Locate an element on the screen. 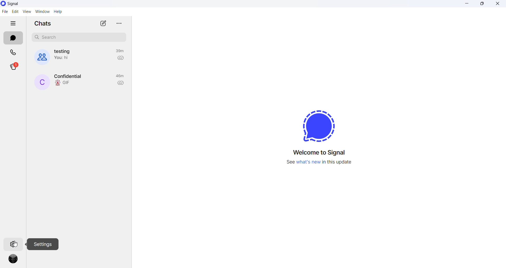 Image resolution: width=506 pixels, height=268 pixels. new chat is located at coordinates (103, 24).